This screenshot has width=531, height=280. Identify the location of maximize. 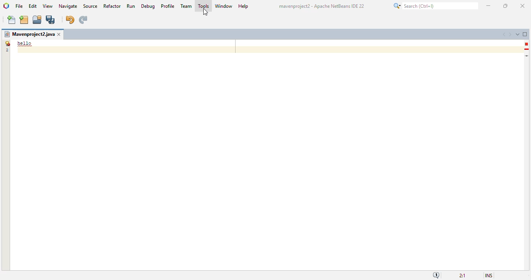
(505, 6).